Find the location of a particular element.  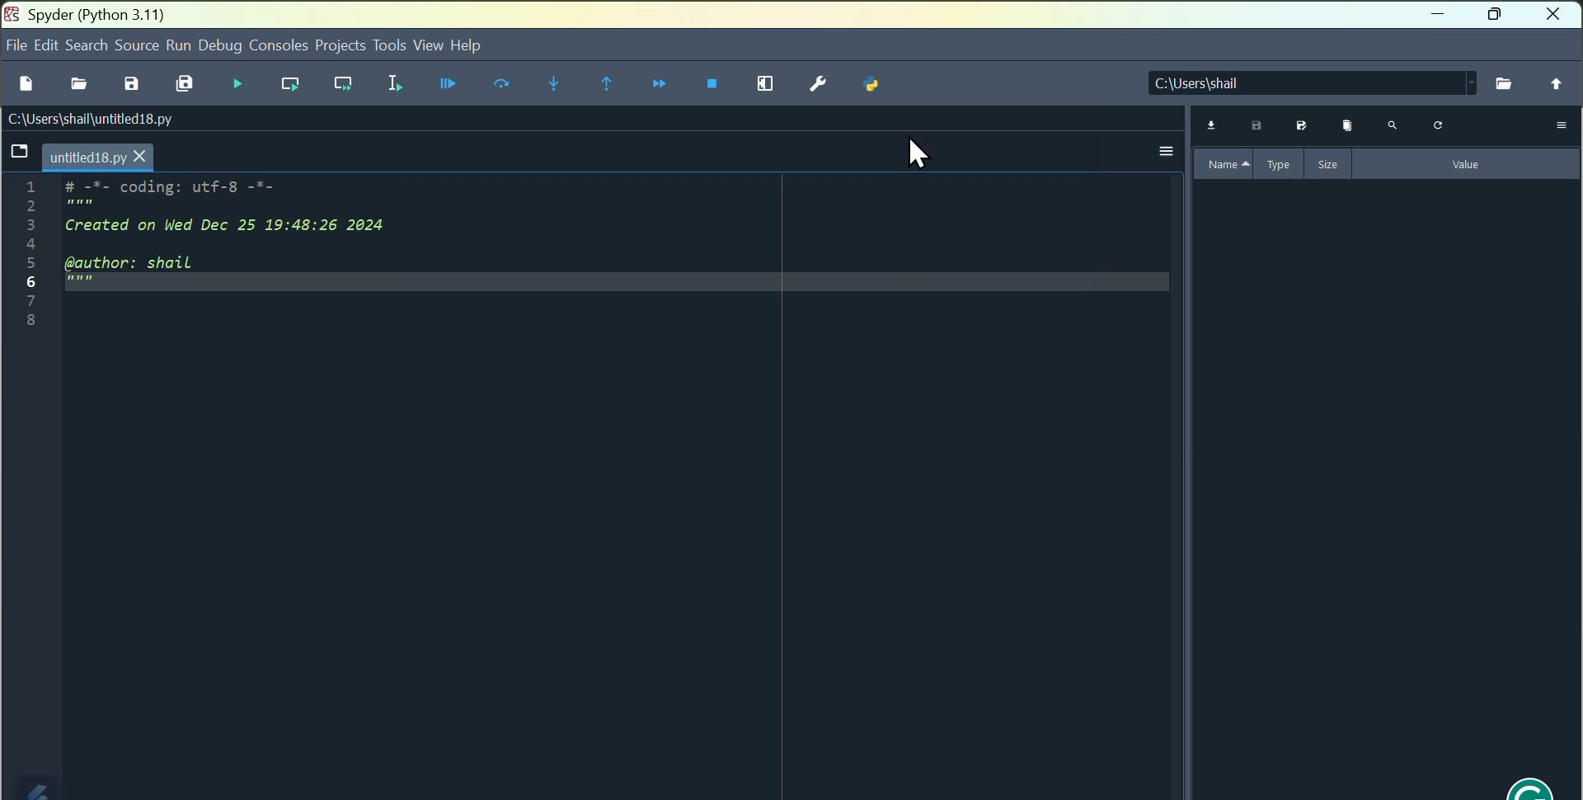

close is located at coordinates (1553, 15).